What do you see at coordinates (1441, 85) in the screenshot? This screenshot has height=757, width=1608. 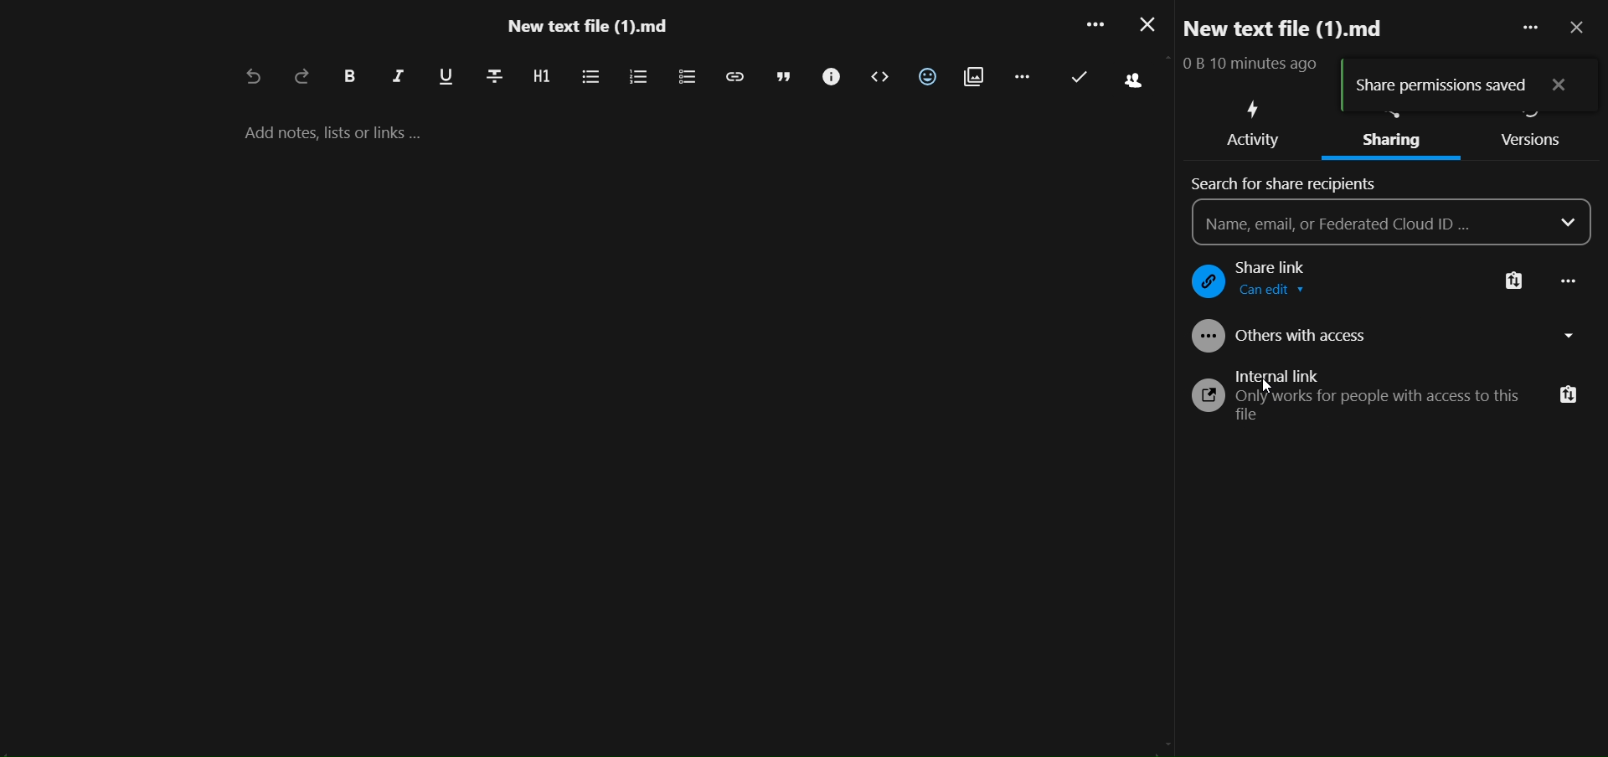 I see `share permission saved` at bounding box center [1441, 85].